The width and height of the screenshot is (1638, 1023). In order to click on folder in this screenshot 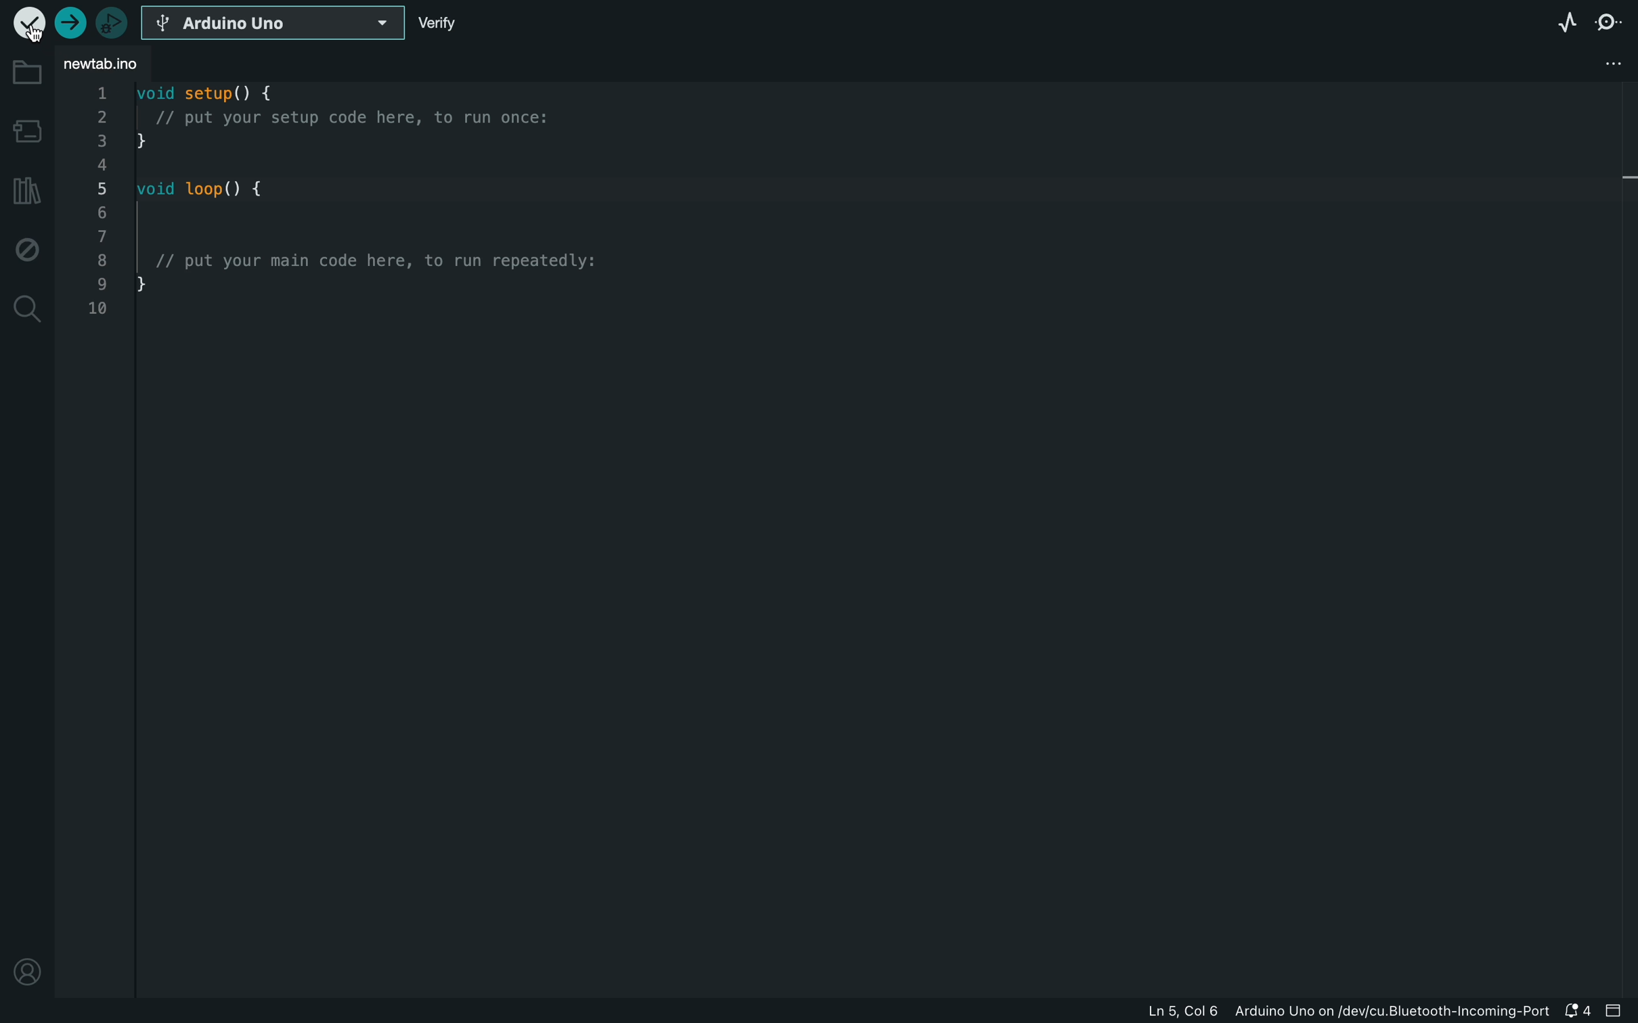, I will do `click(28, 74)`.